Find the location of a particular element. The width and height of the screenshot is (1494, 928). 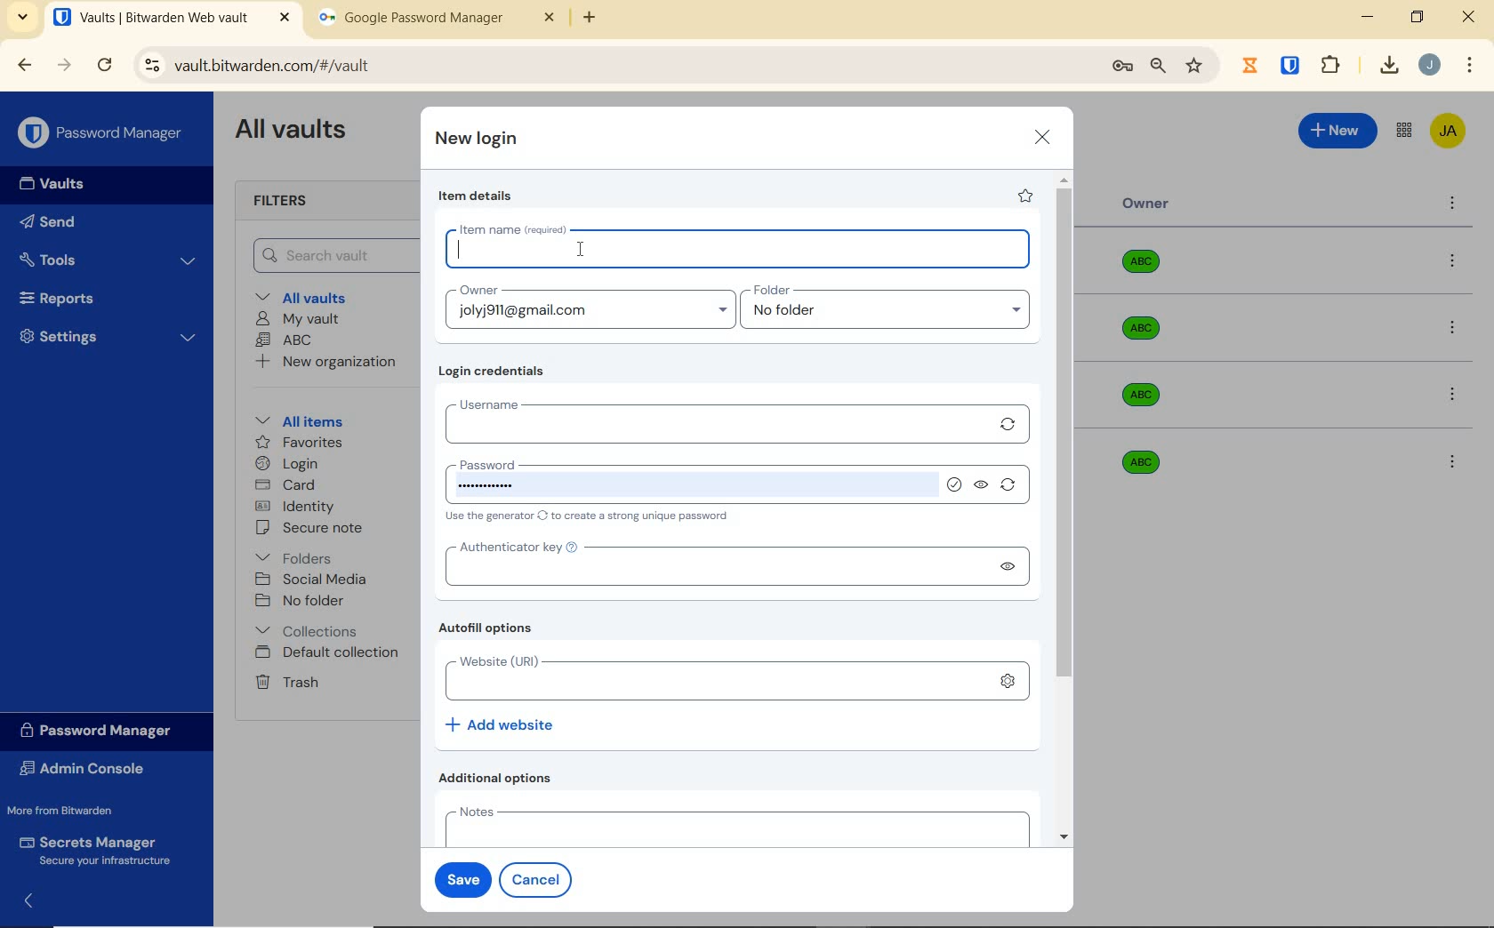

Folder is located at coordinates (880, 291).